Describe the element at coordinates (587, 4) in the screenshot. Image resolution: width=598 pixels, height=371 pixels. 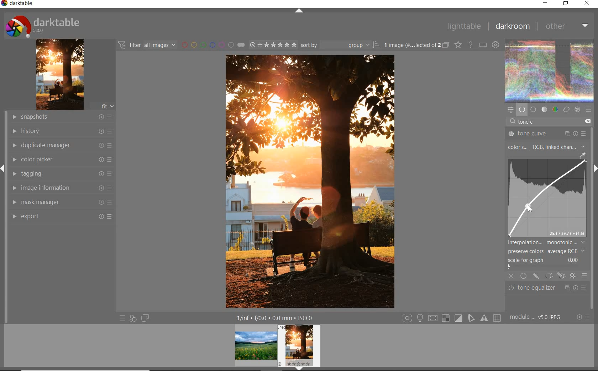
I see `close` at that location.